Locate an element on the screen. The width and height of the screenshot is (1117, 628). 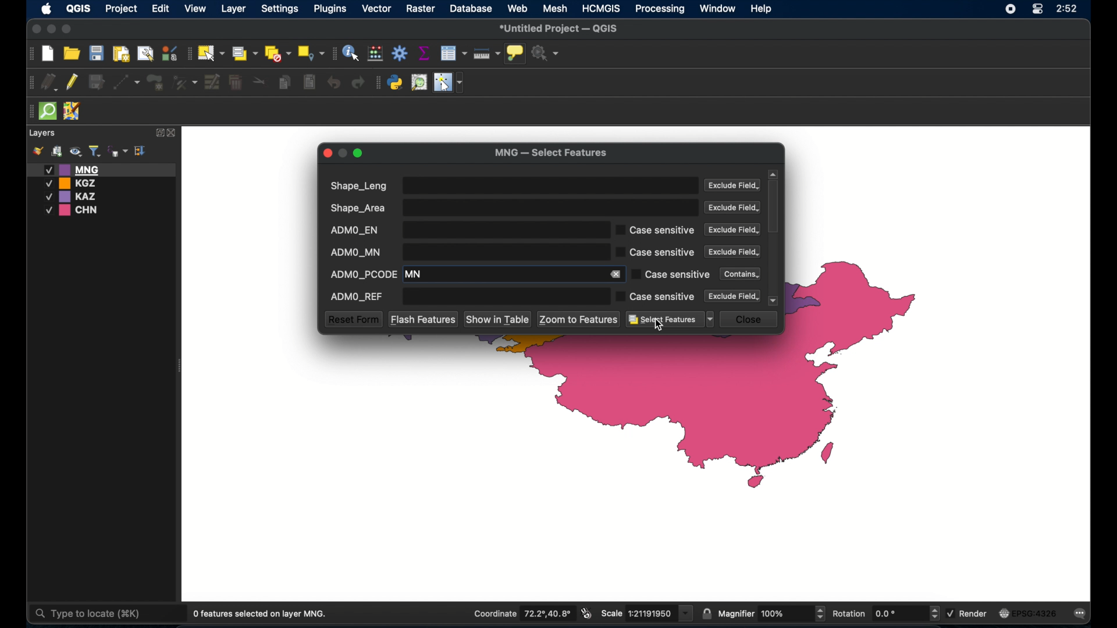
shape_area is located at coordinates (513, 208).